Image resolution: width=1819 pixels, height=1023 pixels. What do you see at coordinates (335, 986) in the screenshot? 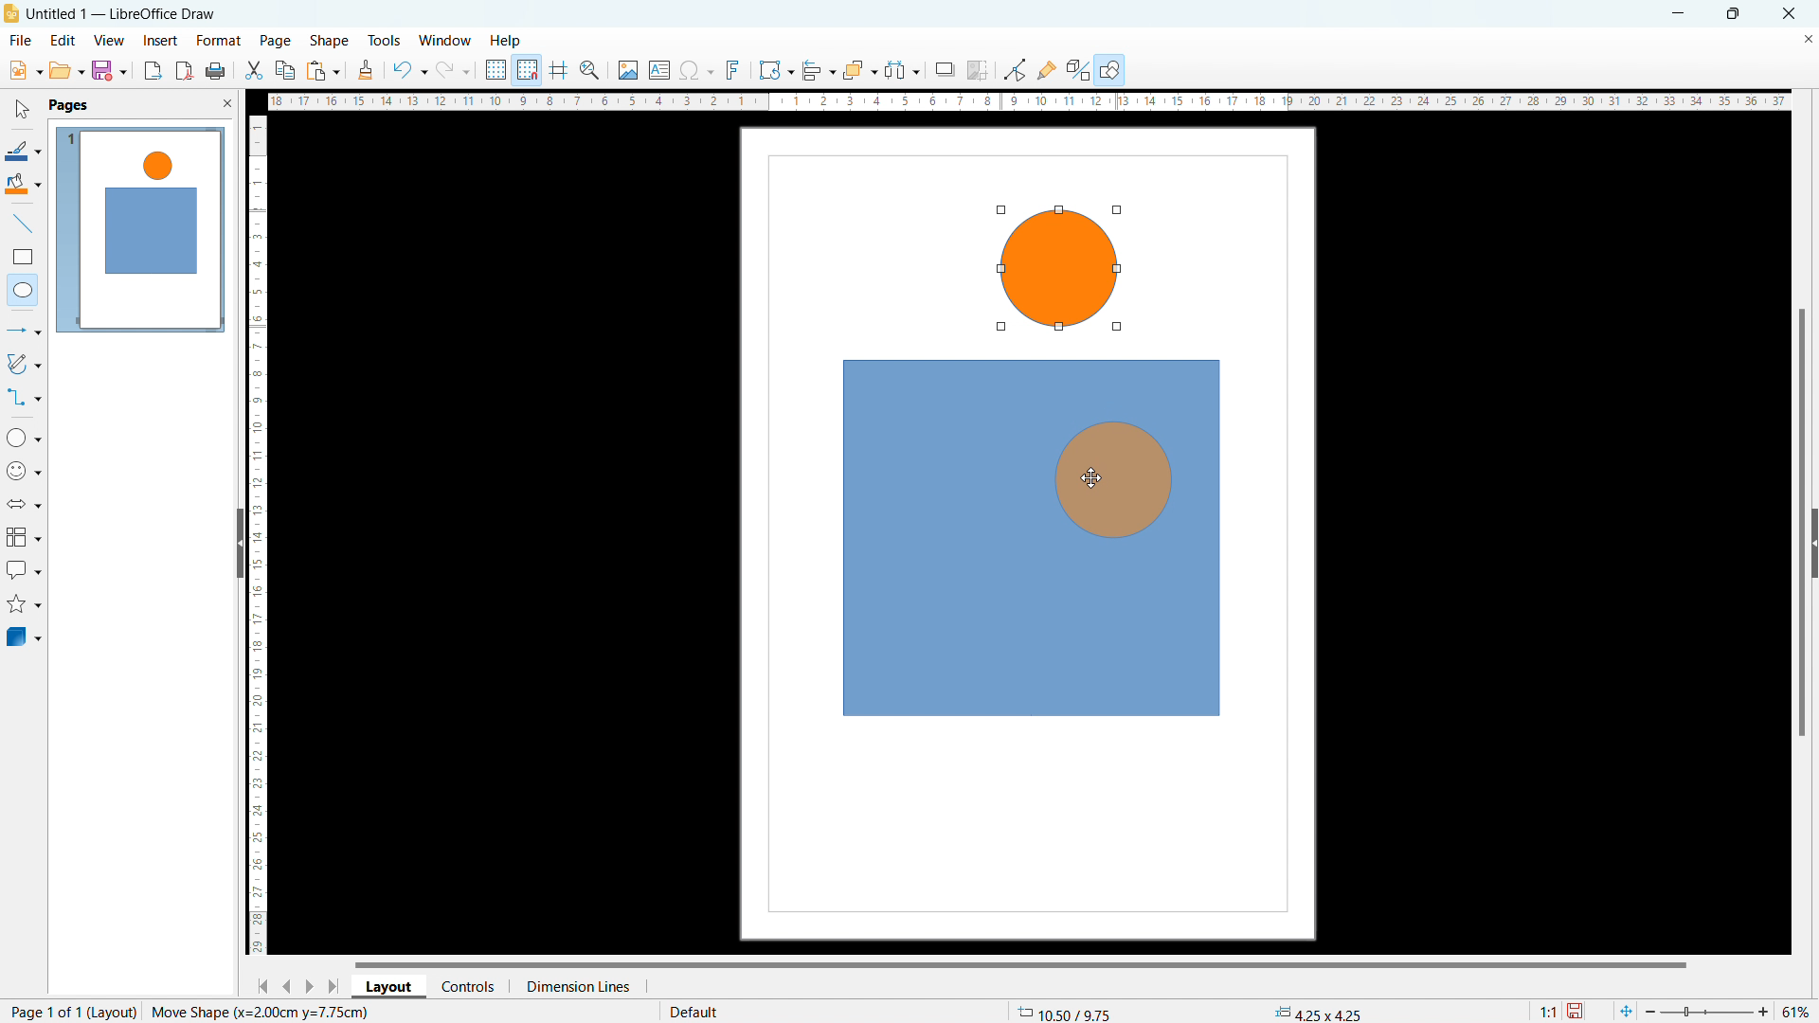
I see `go to last page` at bounding box center [335, 986].